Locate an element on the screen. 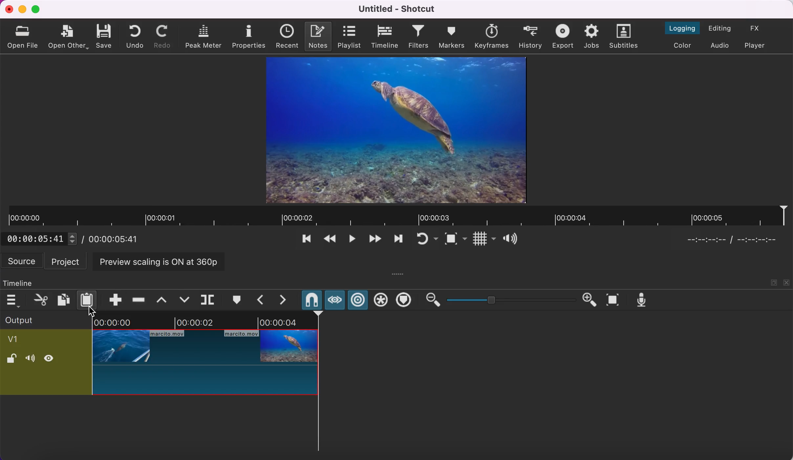  skip to previous point is located at coordinates (306, 238).